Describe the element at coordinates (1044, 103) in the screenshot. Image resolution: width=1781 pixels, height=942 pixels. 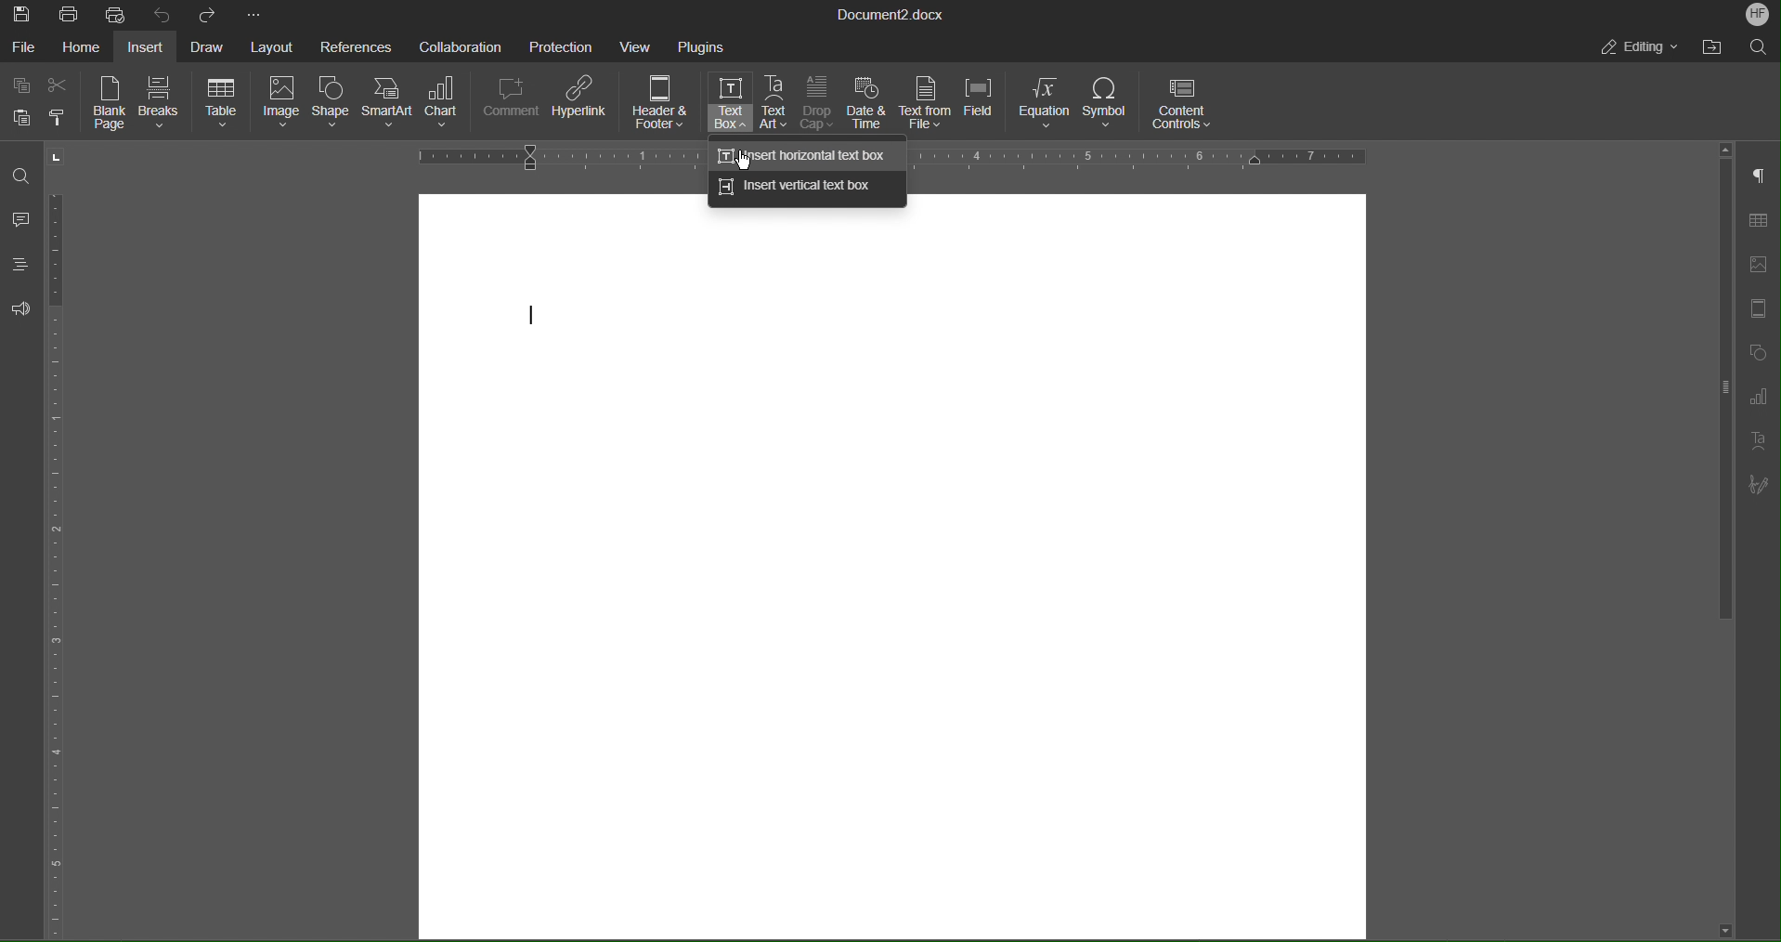
I see `Equation` at that location.